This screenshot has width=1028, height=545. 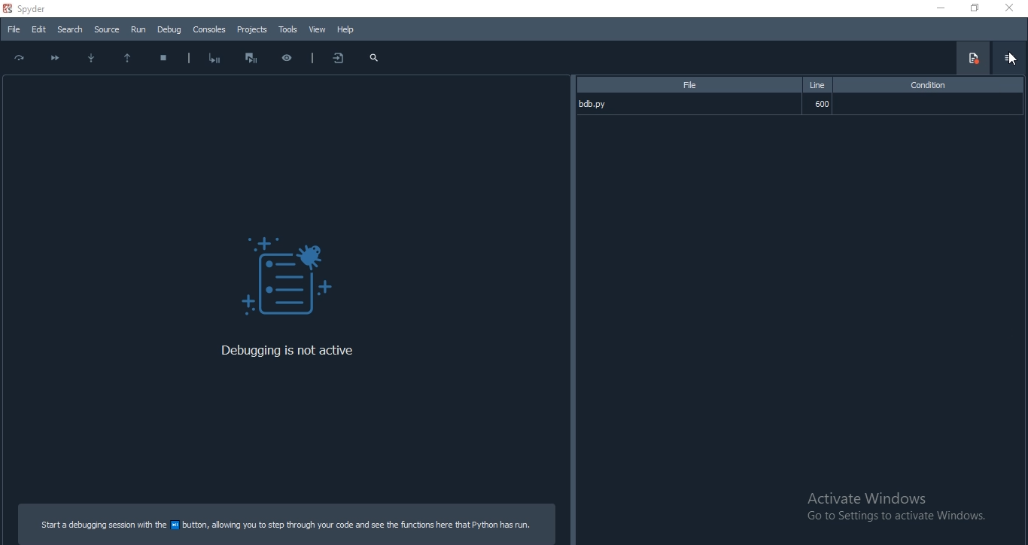 I want to click on View, so click(x=317, y=30).